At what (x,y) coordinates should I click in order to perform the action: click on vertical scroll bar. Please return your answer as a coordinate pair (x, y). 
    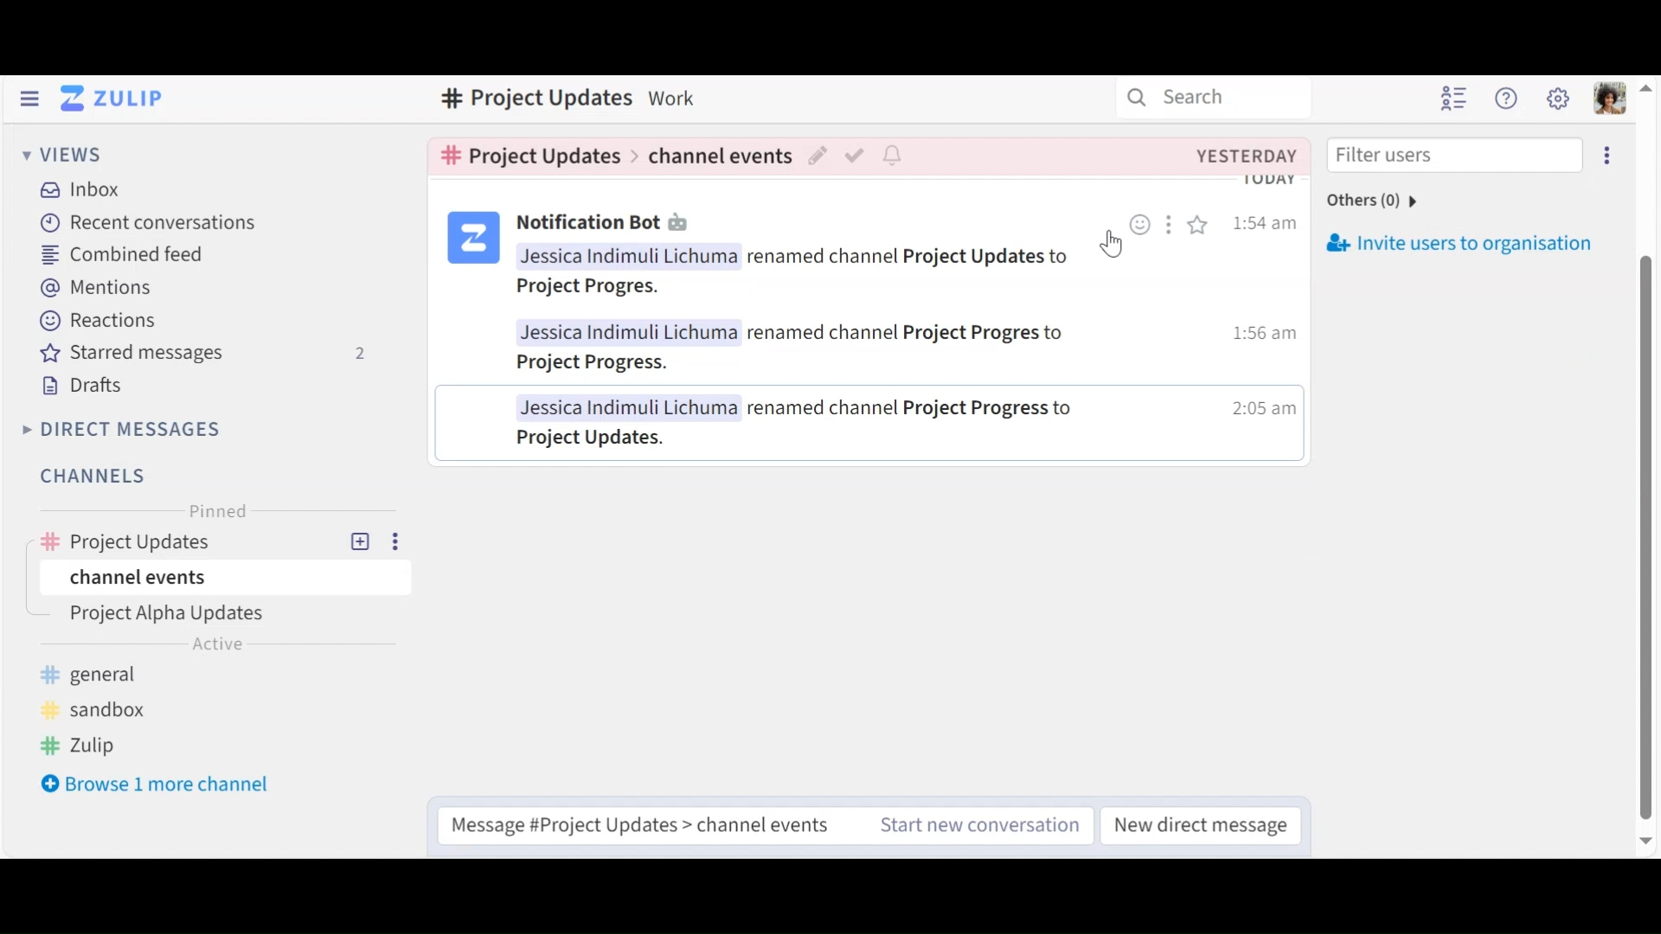
    Looking at the image, I should click on (1646, 538).